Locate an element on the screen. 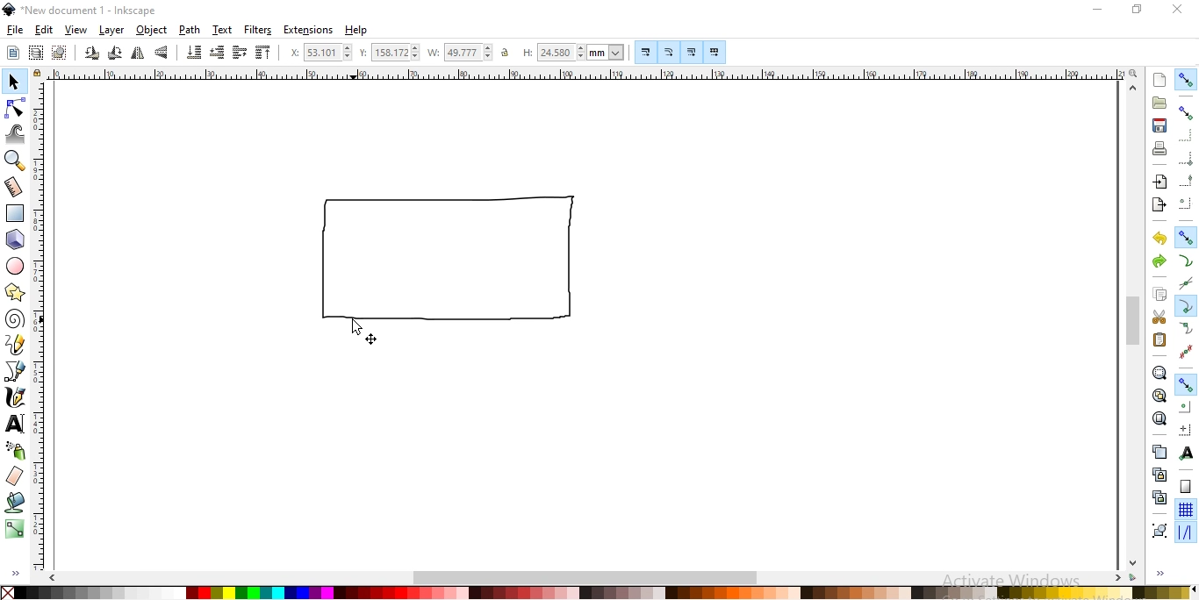 The height and width of the screenshot is (600, 1199). horizontal coordinate of selection is located at coordinates (319, 52).